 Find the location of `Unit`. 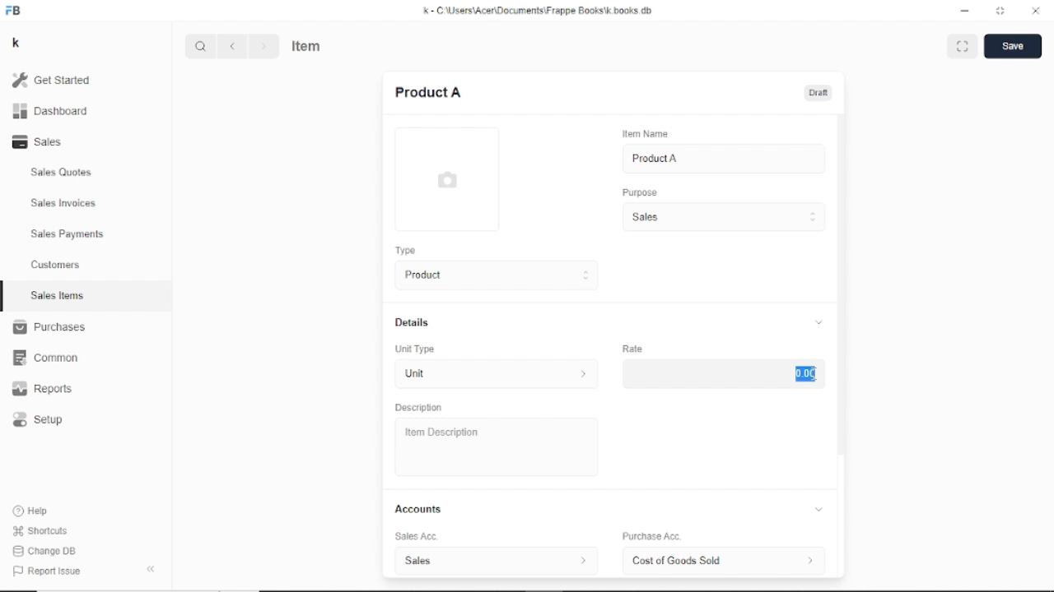

Unit is located at coordinates (492, 375).